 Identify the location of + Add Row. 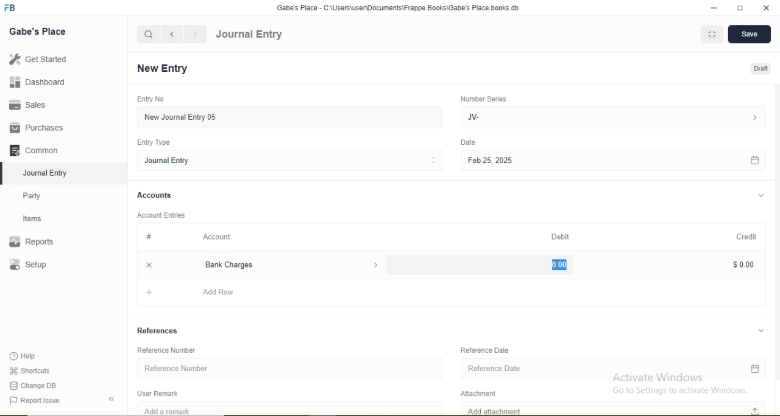
(453, 294).